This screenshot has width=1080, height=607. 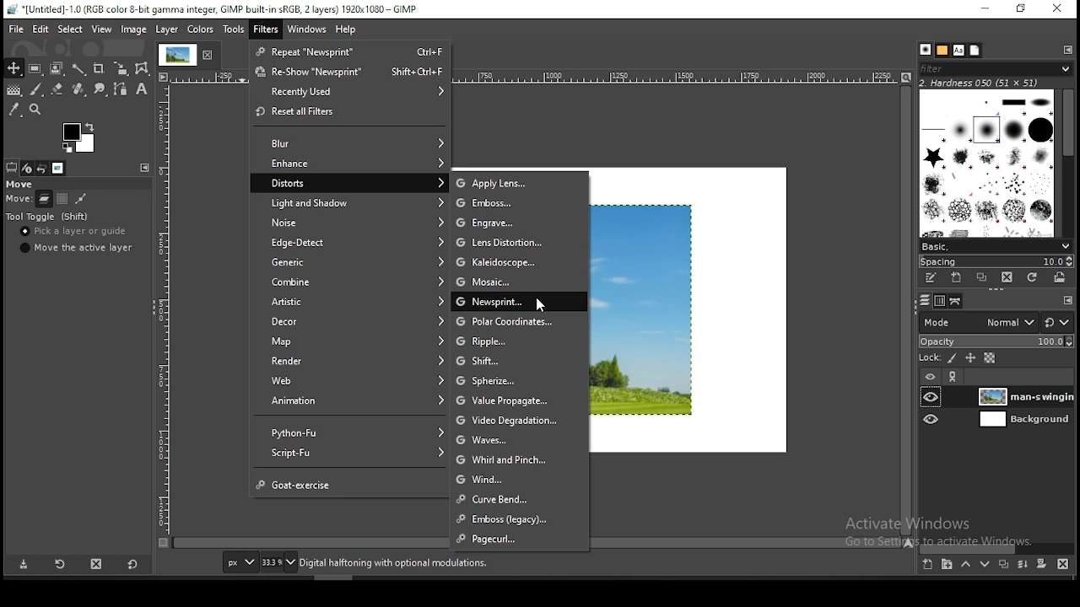 I want to click on brushes, so click(x=986, y=163).